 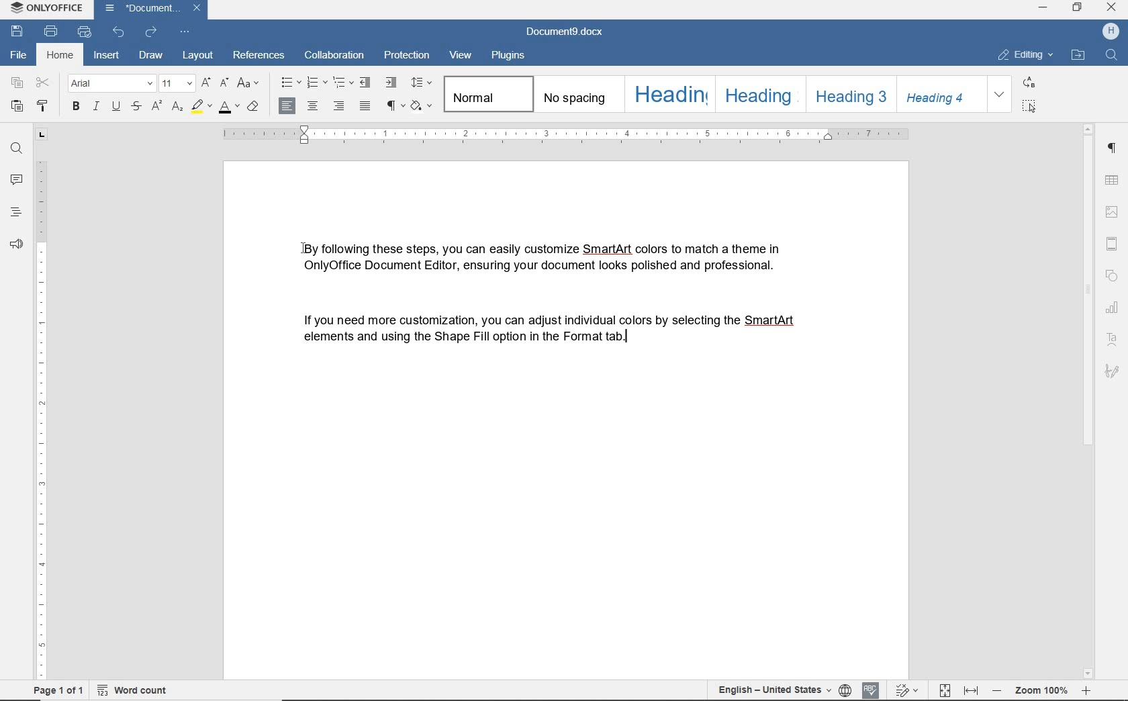 What do you see at coordinates (16, 214) in the screenshot?
I see `headings` at bounding box center [16, 214].